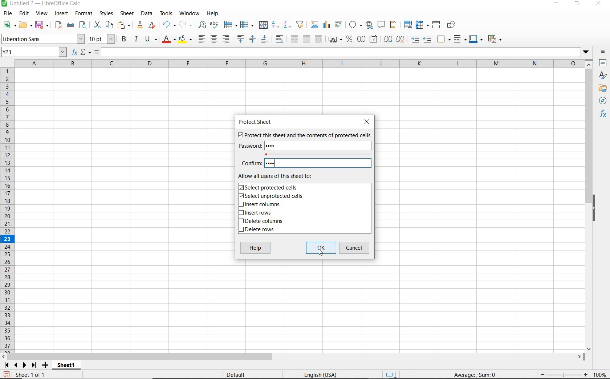  What do you see at coordinates (347, 52) in the screenshot?
I see `EXPAND FORMULA BAR` at bounding box center [347, 52].